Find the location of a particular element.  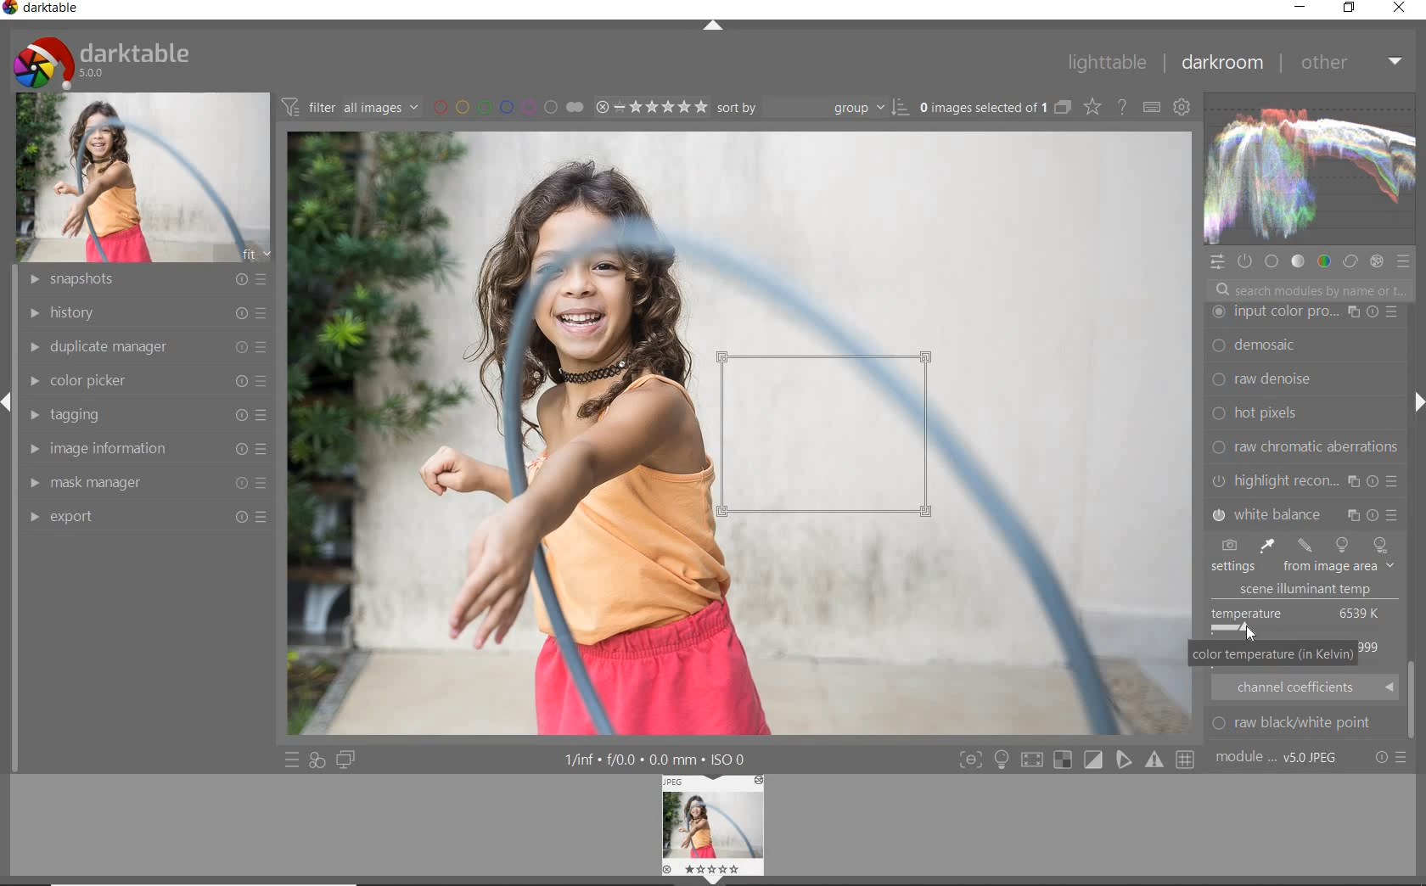

correct is located at coordinates (1350, 260).